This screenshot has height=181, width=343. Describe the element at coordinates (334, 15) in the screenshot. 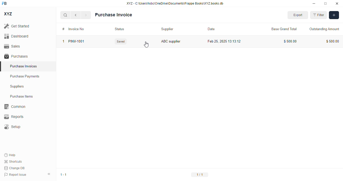

I see `add` at that location.